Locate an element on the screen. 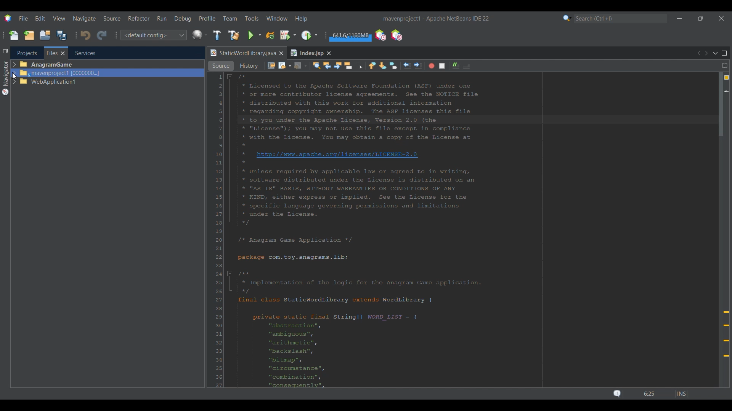  Current selection highlighted is located at coordinates (56, 53).